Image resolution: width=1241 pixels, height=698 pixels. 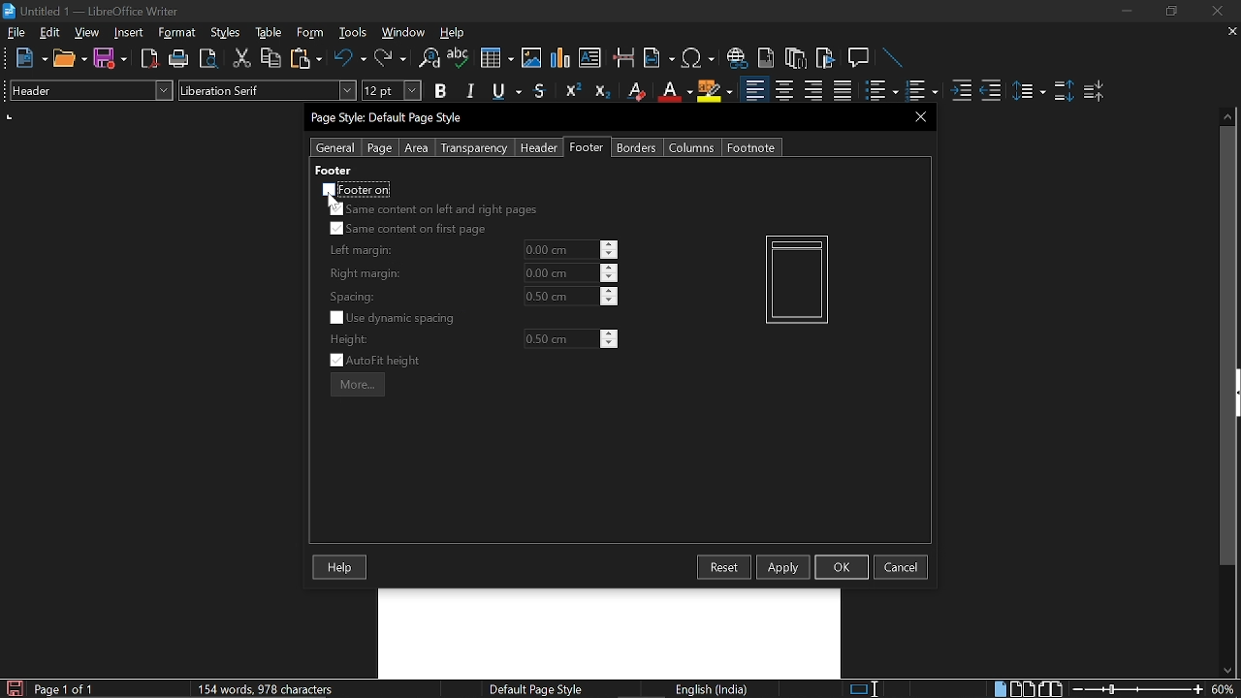 I want to click on Transparency, so click(x=472, y=148).